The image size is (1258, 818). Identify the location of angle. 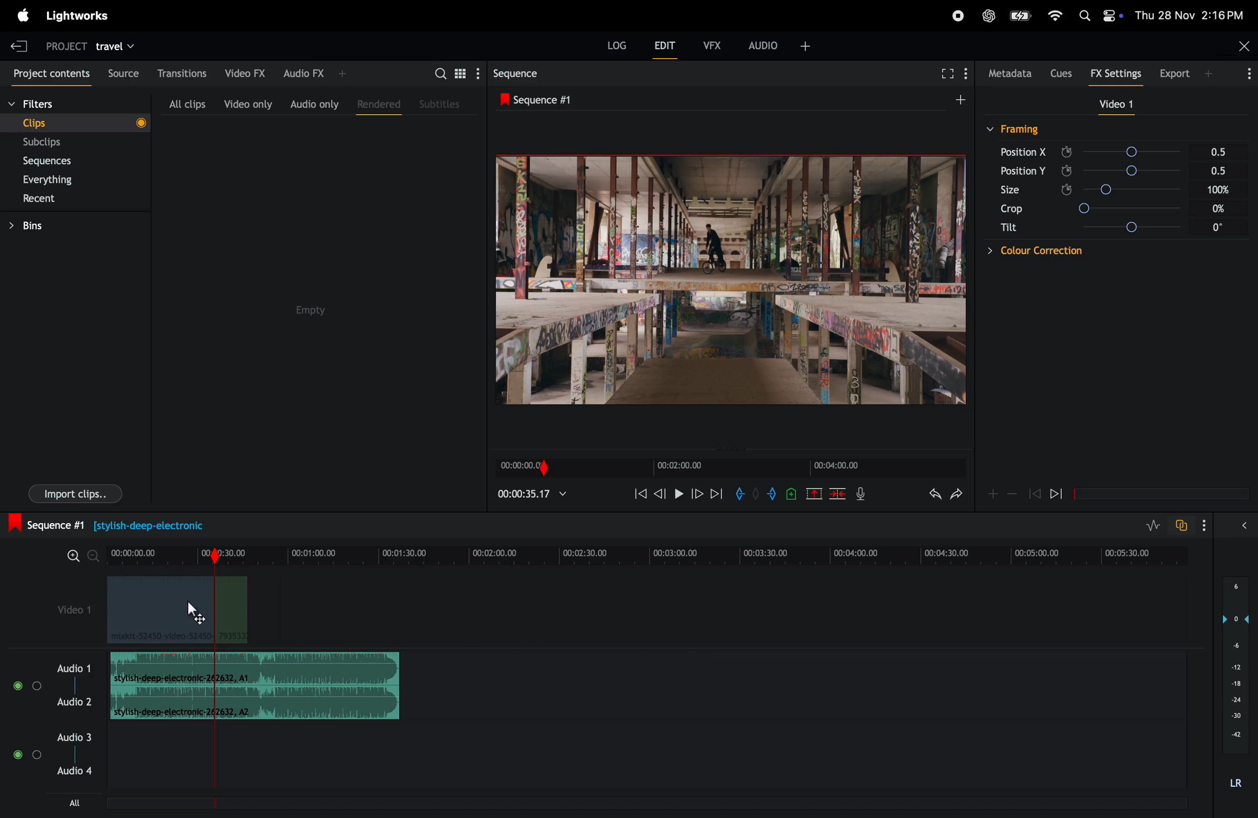
(1150, 190).